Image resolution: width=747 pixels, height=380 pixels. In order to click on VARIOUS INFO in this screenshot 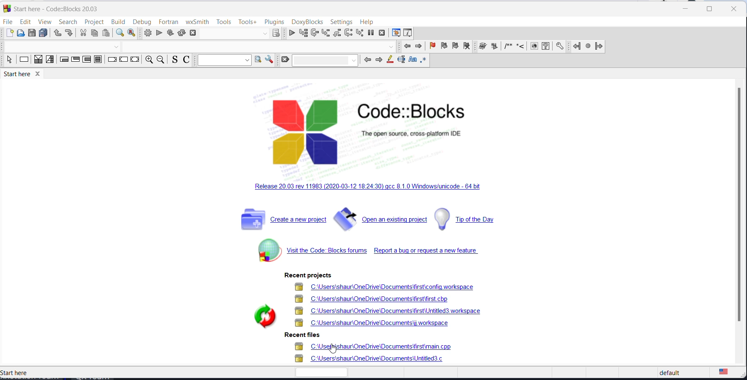, I will do `click(408, 34)`.